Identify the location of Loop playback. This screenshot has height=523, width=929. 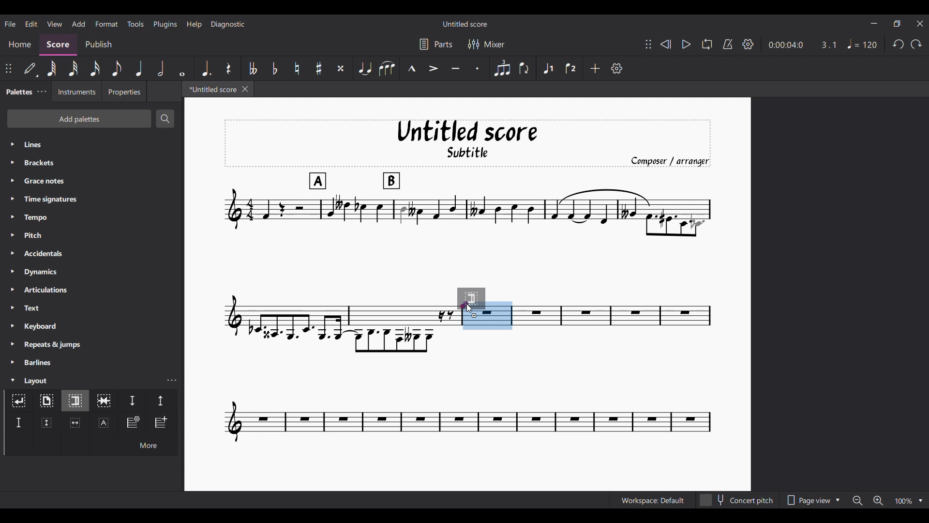
(707, 44).